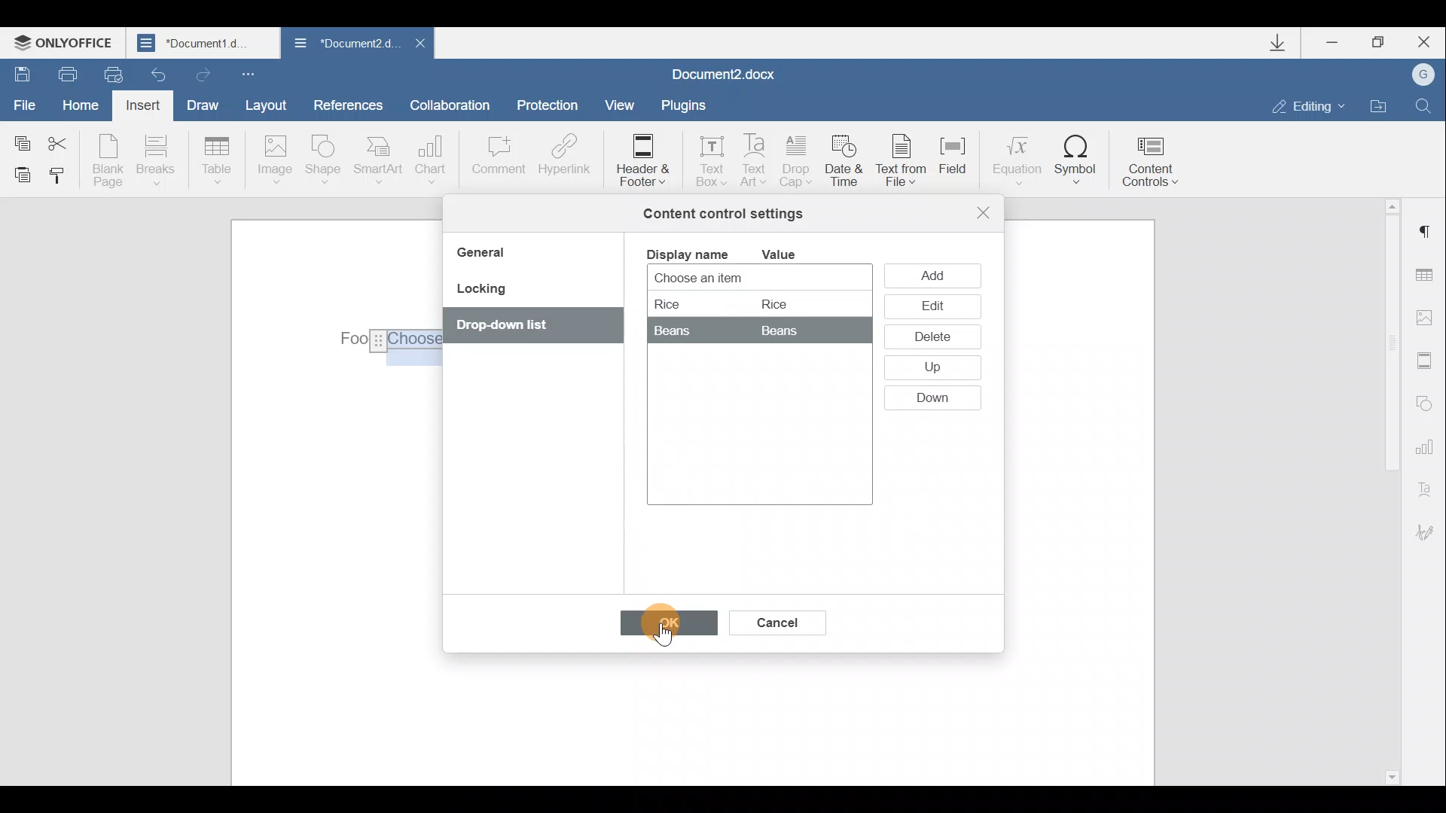  What do you see at coordinates (661, 626) in the screenshot?
I see `OK` at bounding box center [661, 626].